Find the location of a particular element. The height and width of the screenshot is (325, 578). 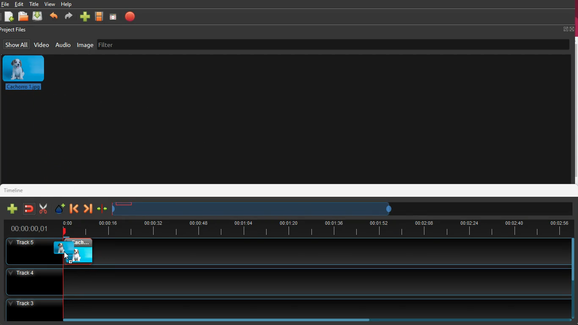

track is located at coordinates (332, 252).